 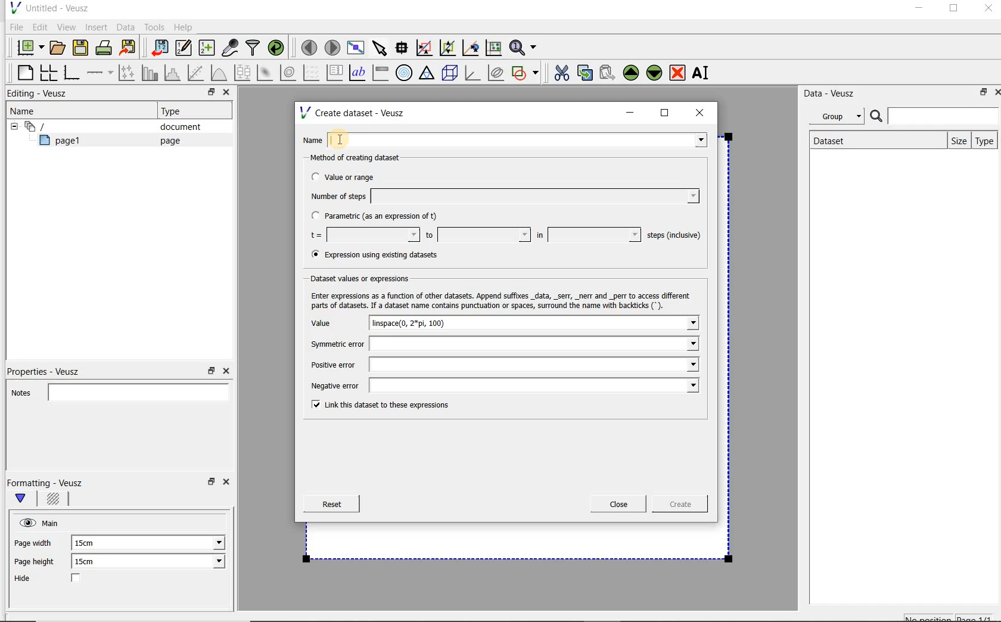 What do you see at coordinates (49, 369) in the screenshot?
I see `Properties - Veusz` at bounding box center [49, 369].